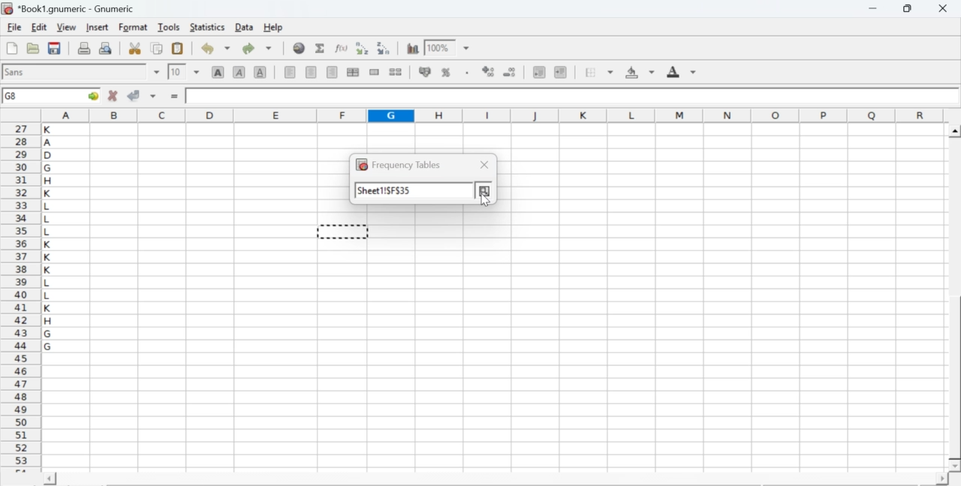 The height and width of the screenshot is (486, 961). Describe the element at coordinates (39, 27) in the screenshot. I see `edit` at that location.